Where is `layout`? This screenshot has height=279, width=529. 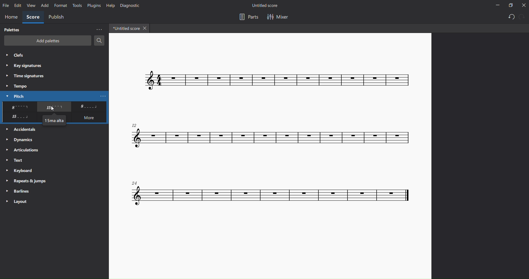 layout is located at coordinates (19, 201).